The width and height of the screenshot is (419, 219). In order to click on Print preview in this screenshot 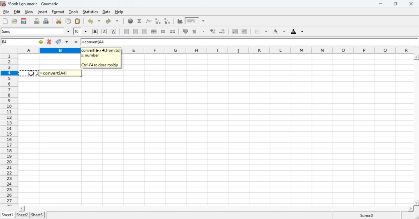, I will do `click(46, 21)`.